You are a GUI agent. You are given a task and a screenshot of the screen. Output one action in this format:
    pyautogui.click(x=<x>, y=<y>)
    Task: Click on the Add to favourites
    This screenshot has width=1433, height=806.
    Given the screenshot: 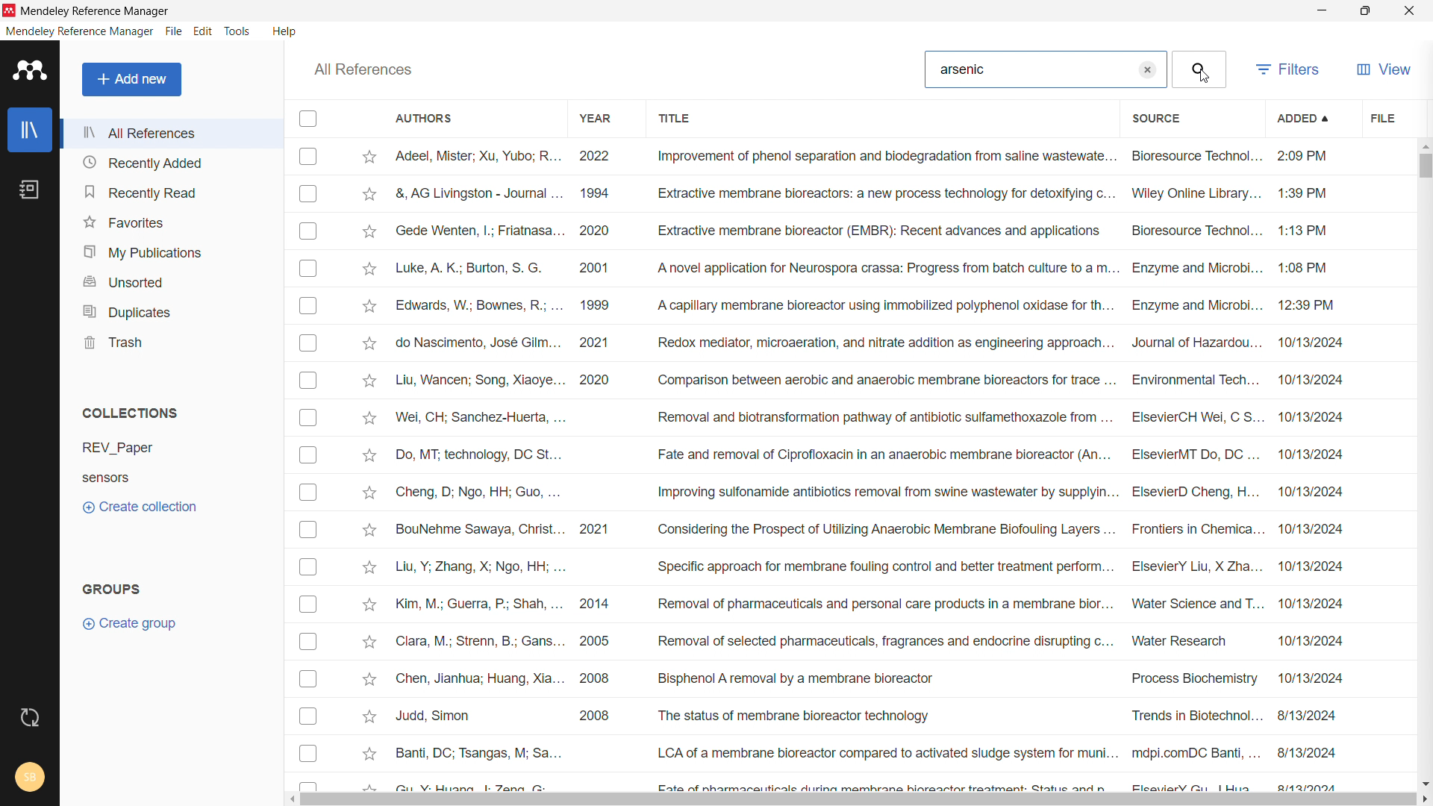 What is the action you would take?
    pyautogui.click(x=369, y=755)
    